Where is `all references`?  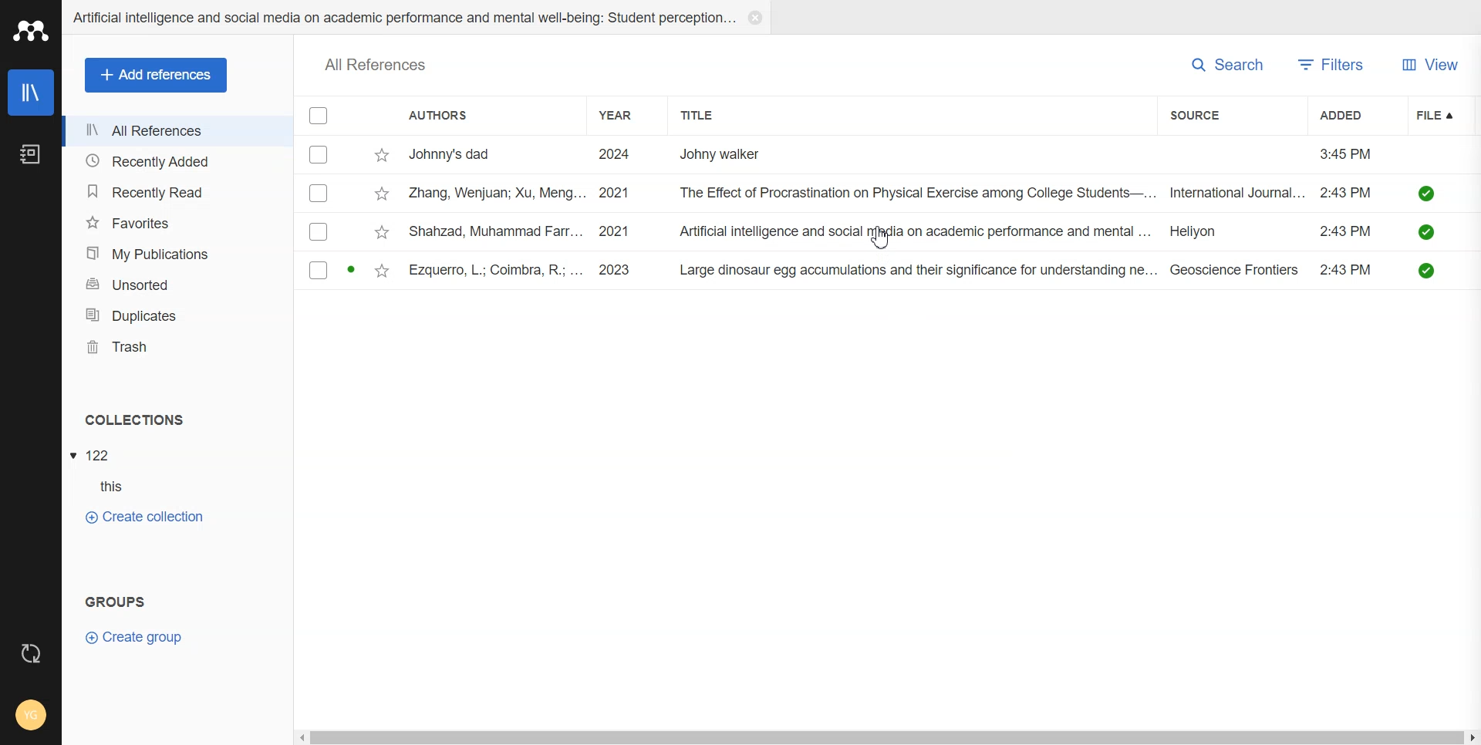 all references is located at coordinates (376, 66).